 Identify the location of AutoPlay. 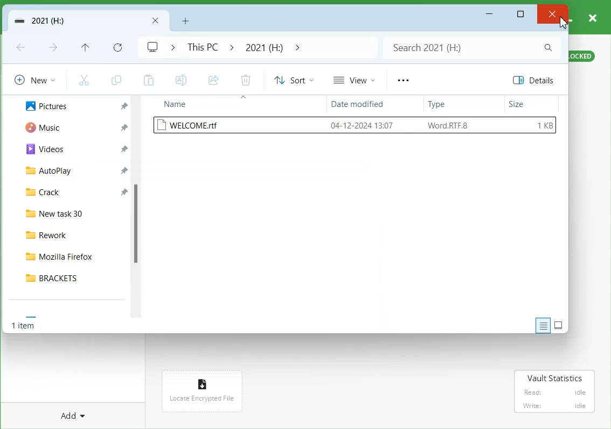
(49, 172).